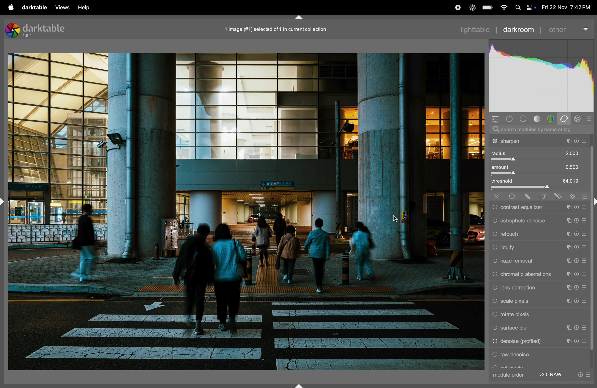 The width and height of the screenshot is (597, 388). What do you see at coordinates (299, 385) in the screenshot?
I see `shift+ctrl+b` at bounding box center [299, 385].